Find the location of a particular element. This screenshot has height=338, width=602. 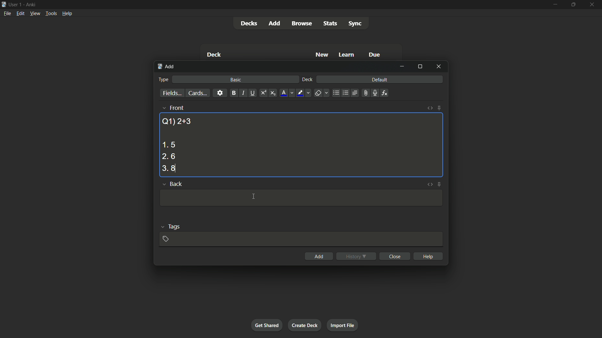

equations is located at coordinates (384, 93).